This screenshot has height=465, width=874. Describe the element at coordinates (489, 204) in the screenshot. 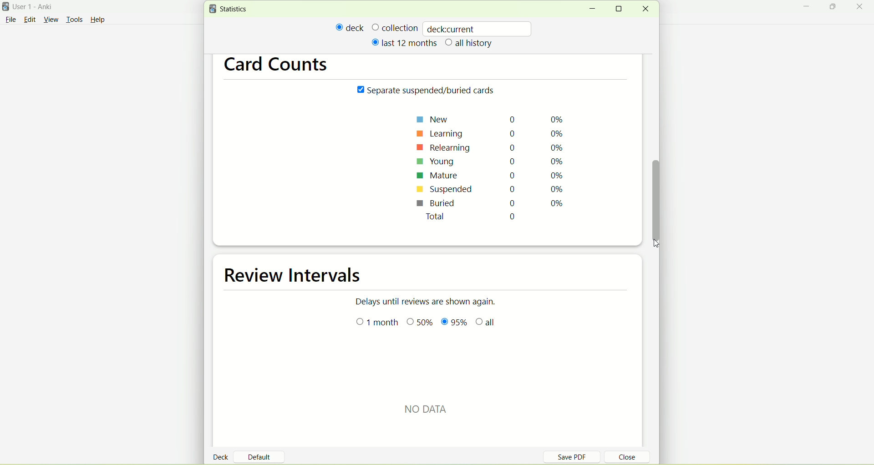

I see `buried 0 0%` at that location.